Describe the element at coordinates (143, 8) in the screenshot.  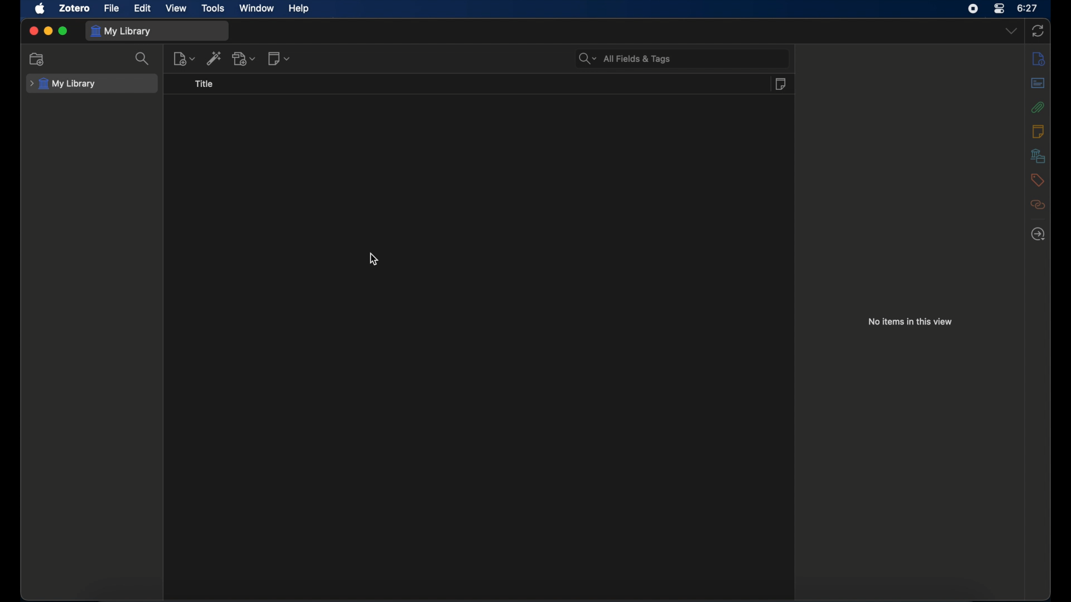
I see `edit` at that location.